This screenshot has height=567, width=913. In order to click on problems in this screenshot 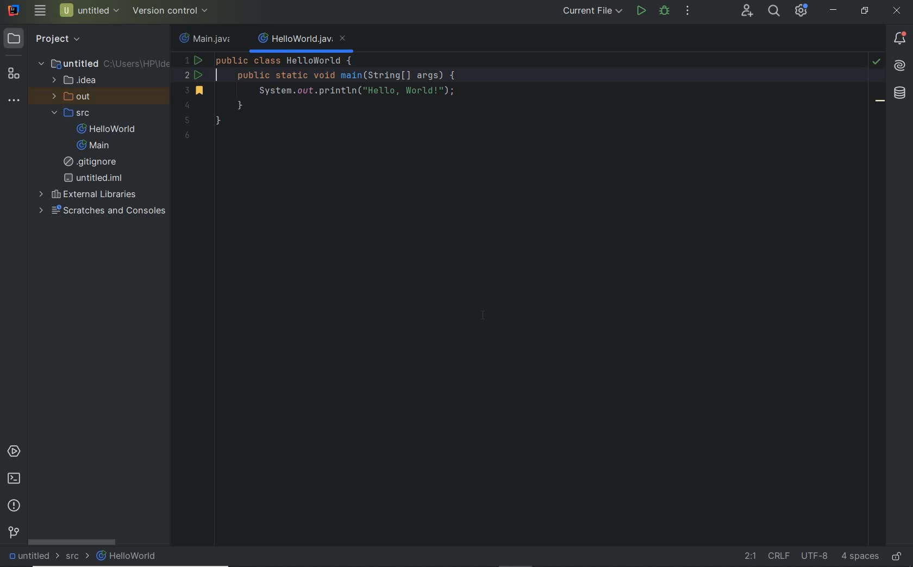, I will do `click(14, 507)`.